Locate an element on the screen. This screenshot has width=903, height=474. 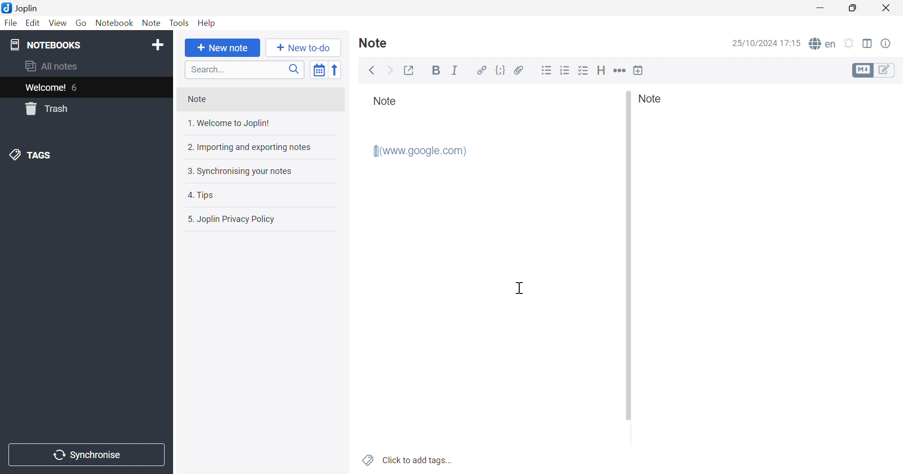
Note is located at coordinates (260, 100).